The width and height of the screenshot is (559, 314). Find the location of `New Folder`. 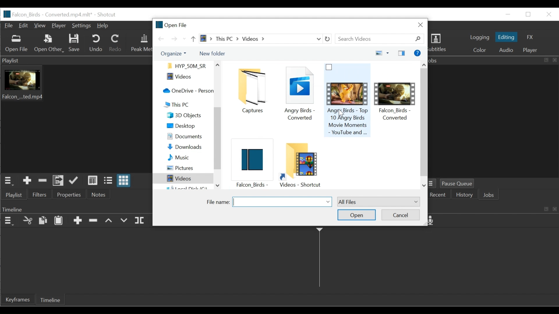

New Folder is located at coordinates (212, 53).